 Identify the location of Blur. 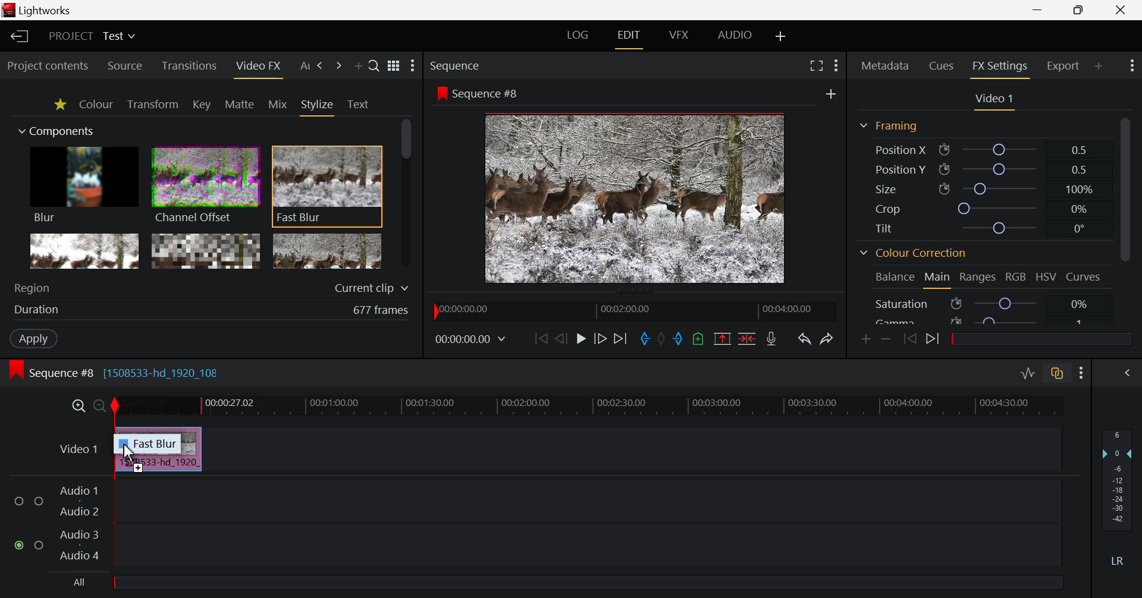
(85, 186).